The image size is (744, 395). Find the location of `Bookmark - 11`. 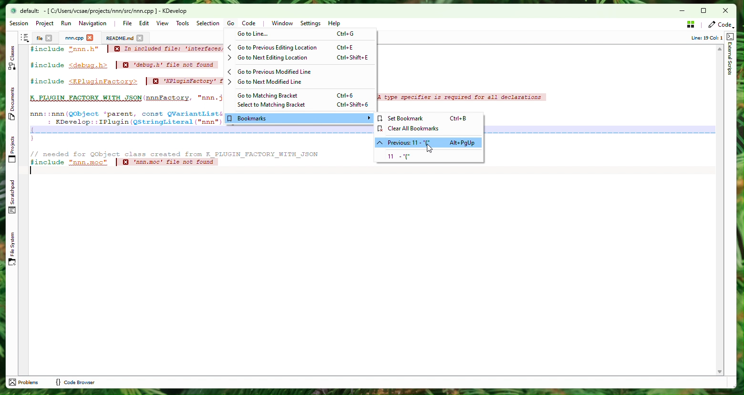

Bookmark - 11 is located at coordinates (428, 156).